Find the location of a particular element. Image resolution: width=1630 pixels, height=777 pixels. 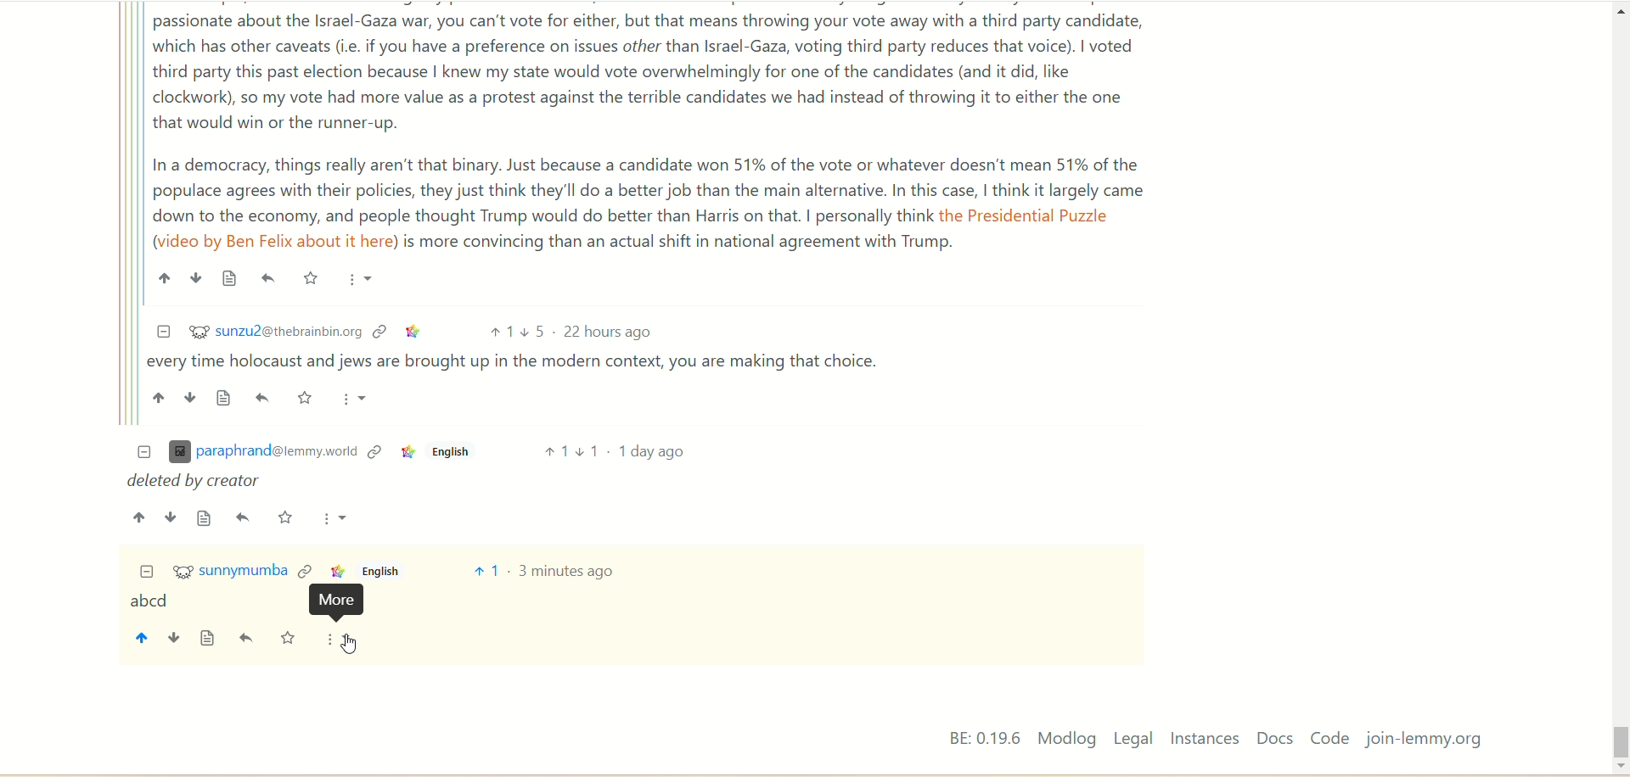

English is located at coordinates (448, 455).